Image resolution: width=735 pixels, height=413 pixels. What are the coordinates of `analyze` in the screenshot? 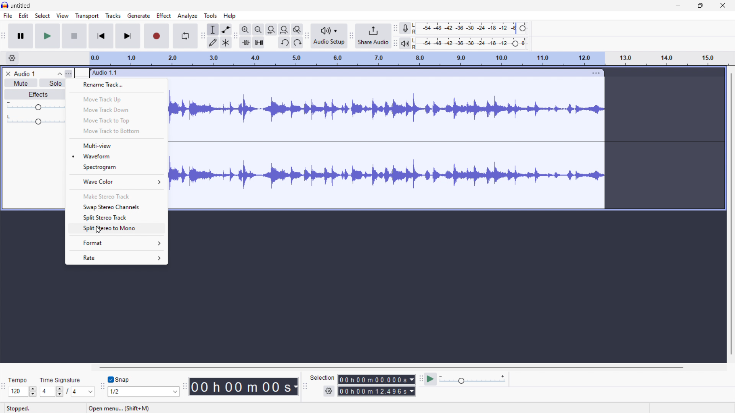 It's located at (187, 16).